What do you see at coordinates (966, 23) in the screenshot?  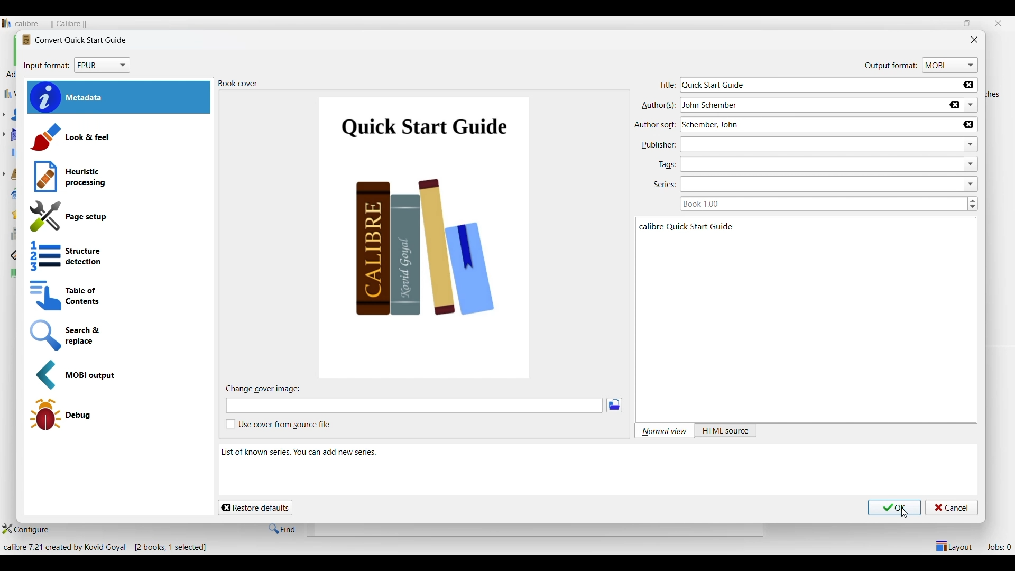 I see `restore` at bounding box center [966, 23].